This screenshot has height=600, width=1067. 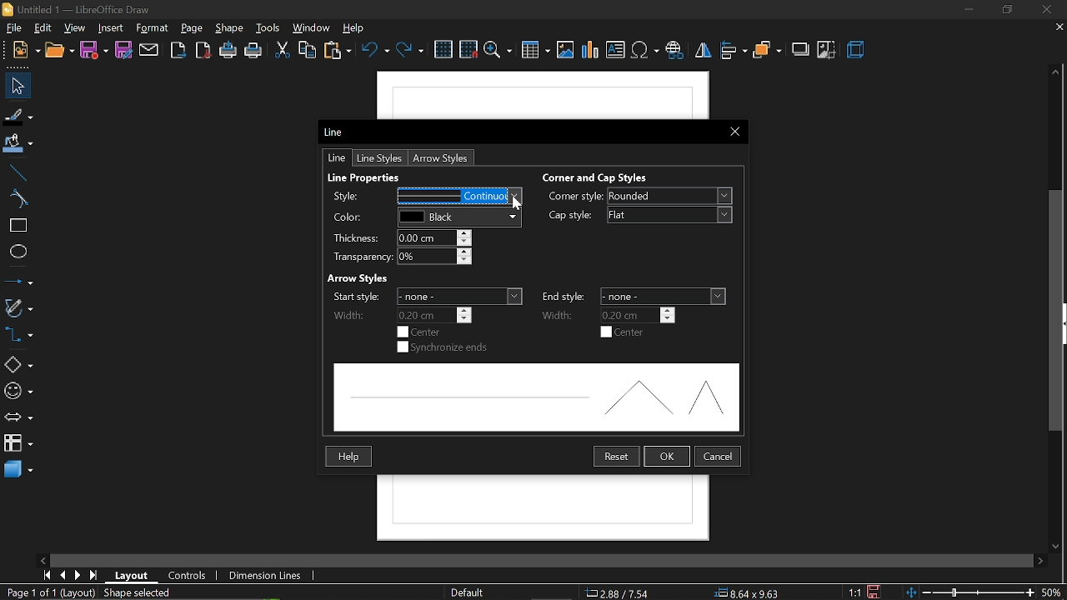 What do you see at coordinates (667, 456) in the screenshot?
I see `ok` at bounding box center [667, 456].